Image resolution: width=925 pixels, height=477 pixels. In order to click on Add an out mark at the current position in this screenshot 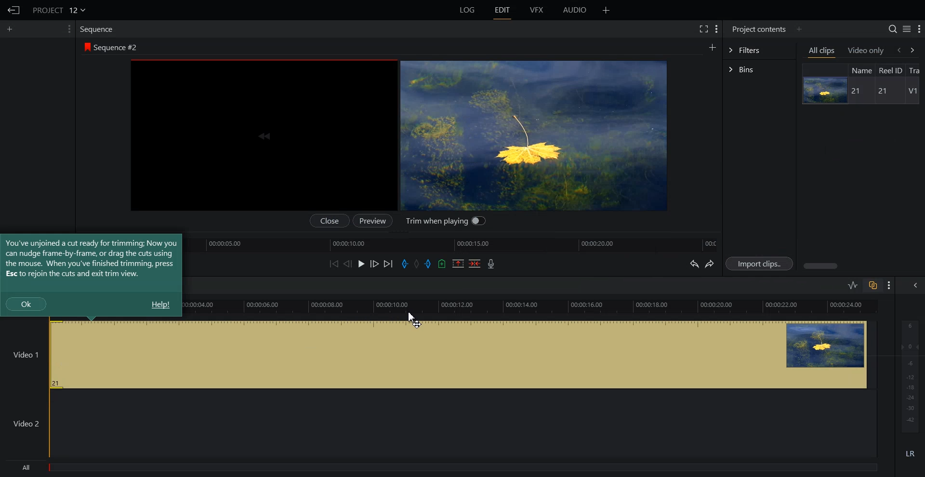, I will do `click(429, 263)`.